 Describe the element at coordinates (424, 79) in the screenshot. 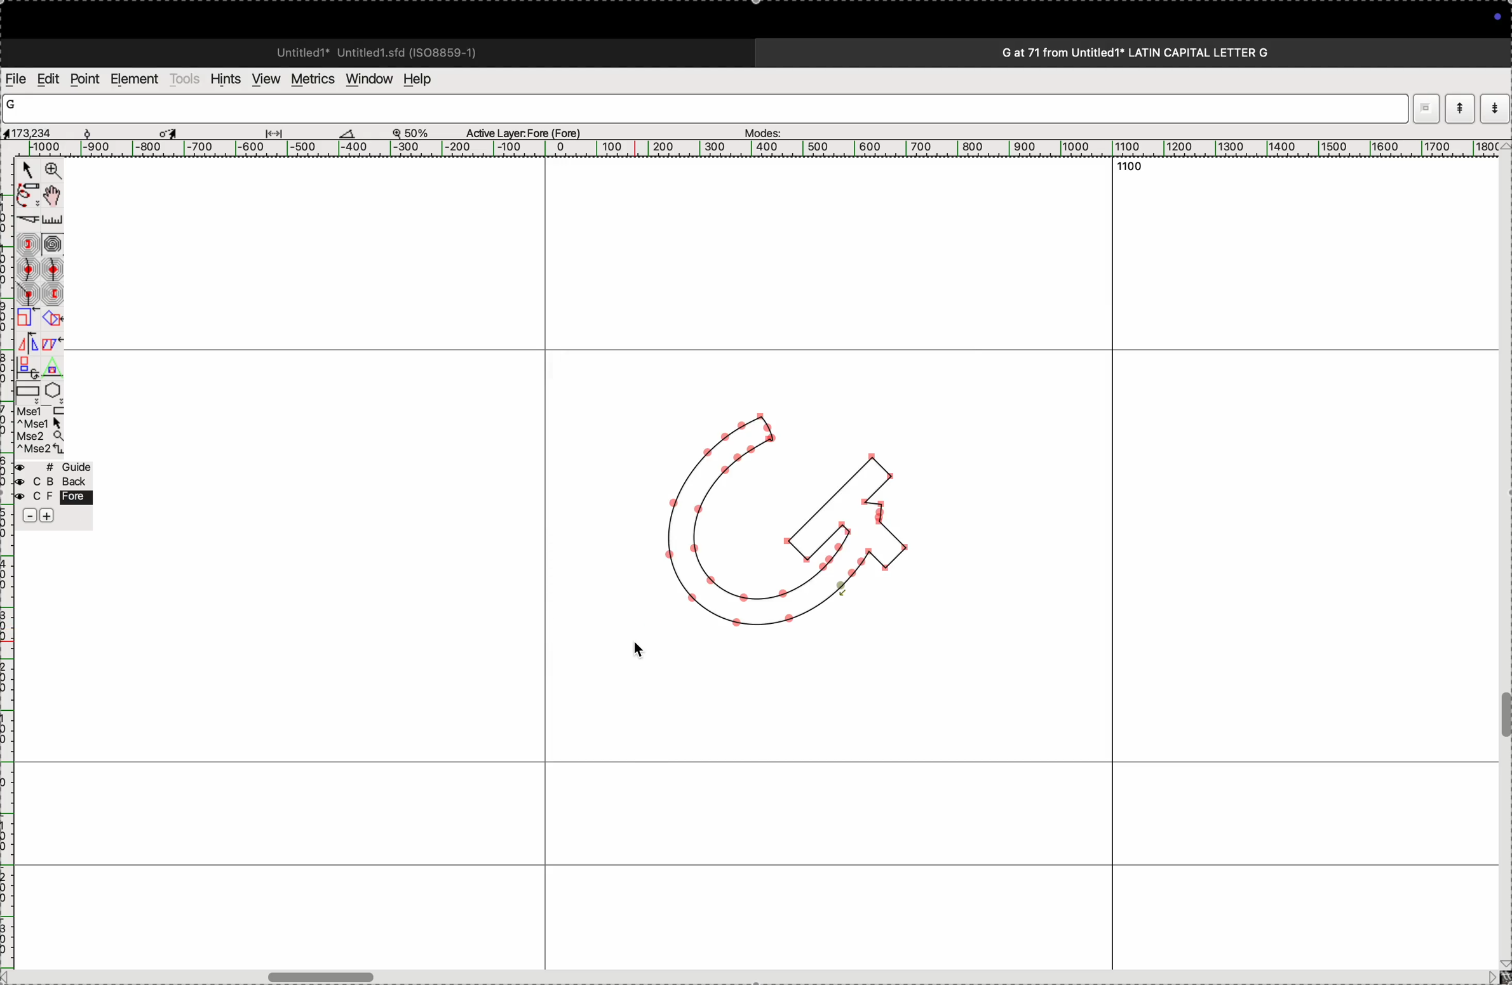

I see `help` at that location.